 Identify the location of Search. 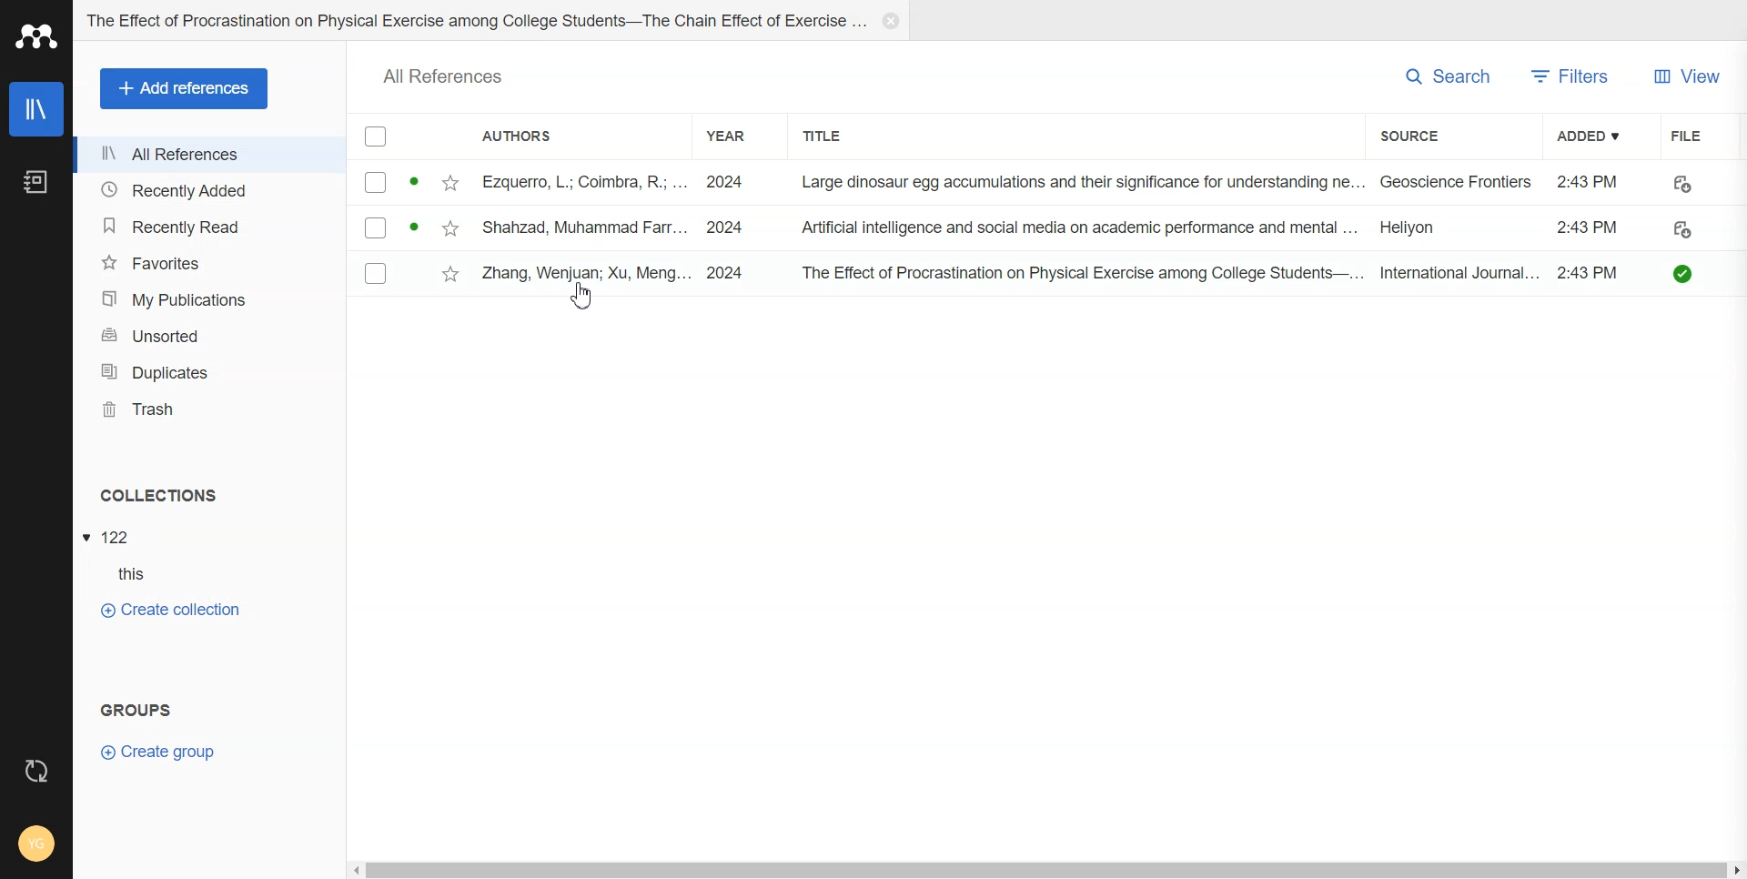
(1450, 77).